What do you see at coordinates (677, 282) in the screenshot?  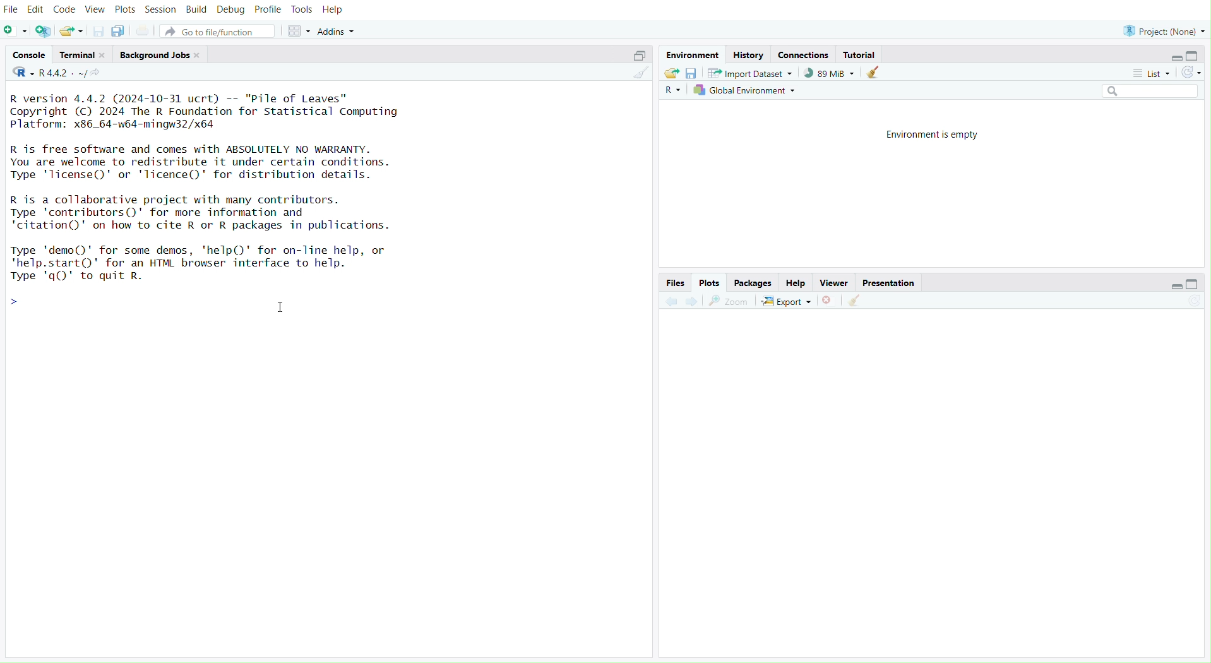 I see `Files` at bounding box center [677, 282].